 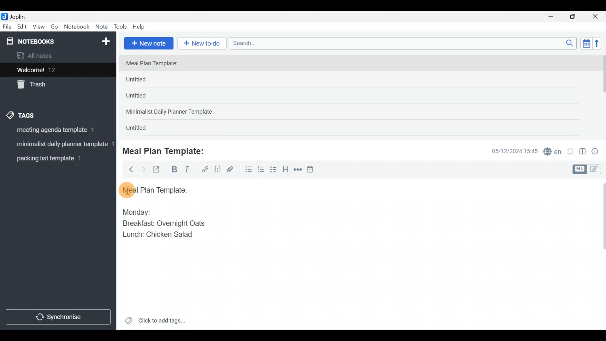 I want to click on Go, so click(x=54, y=28).